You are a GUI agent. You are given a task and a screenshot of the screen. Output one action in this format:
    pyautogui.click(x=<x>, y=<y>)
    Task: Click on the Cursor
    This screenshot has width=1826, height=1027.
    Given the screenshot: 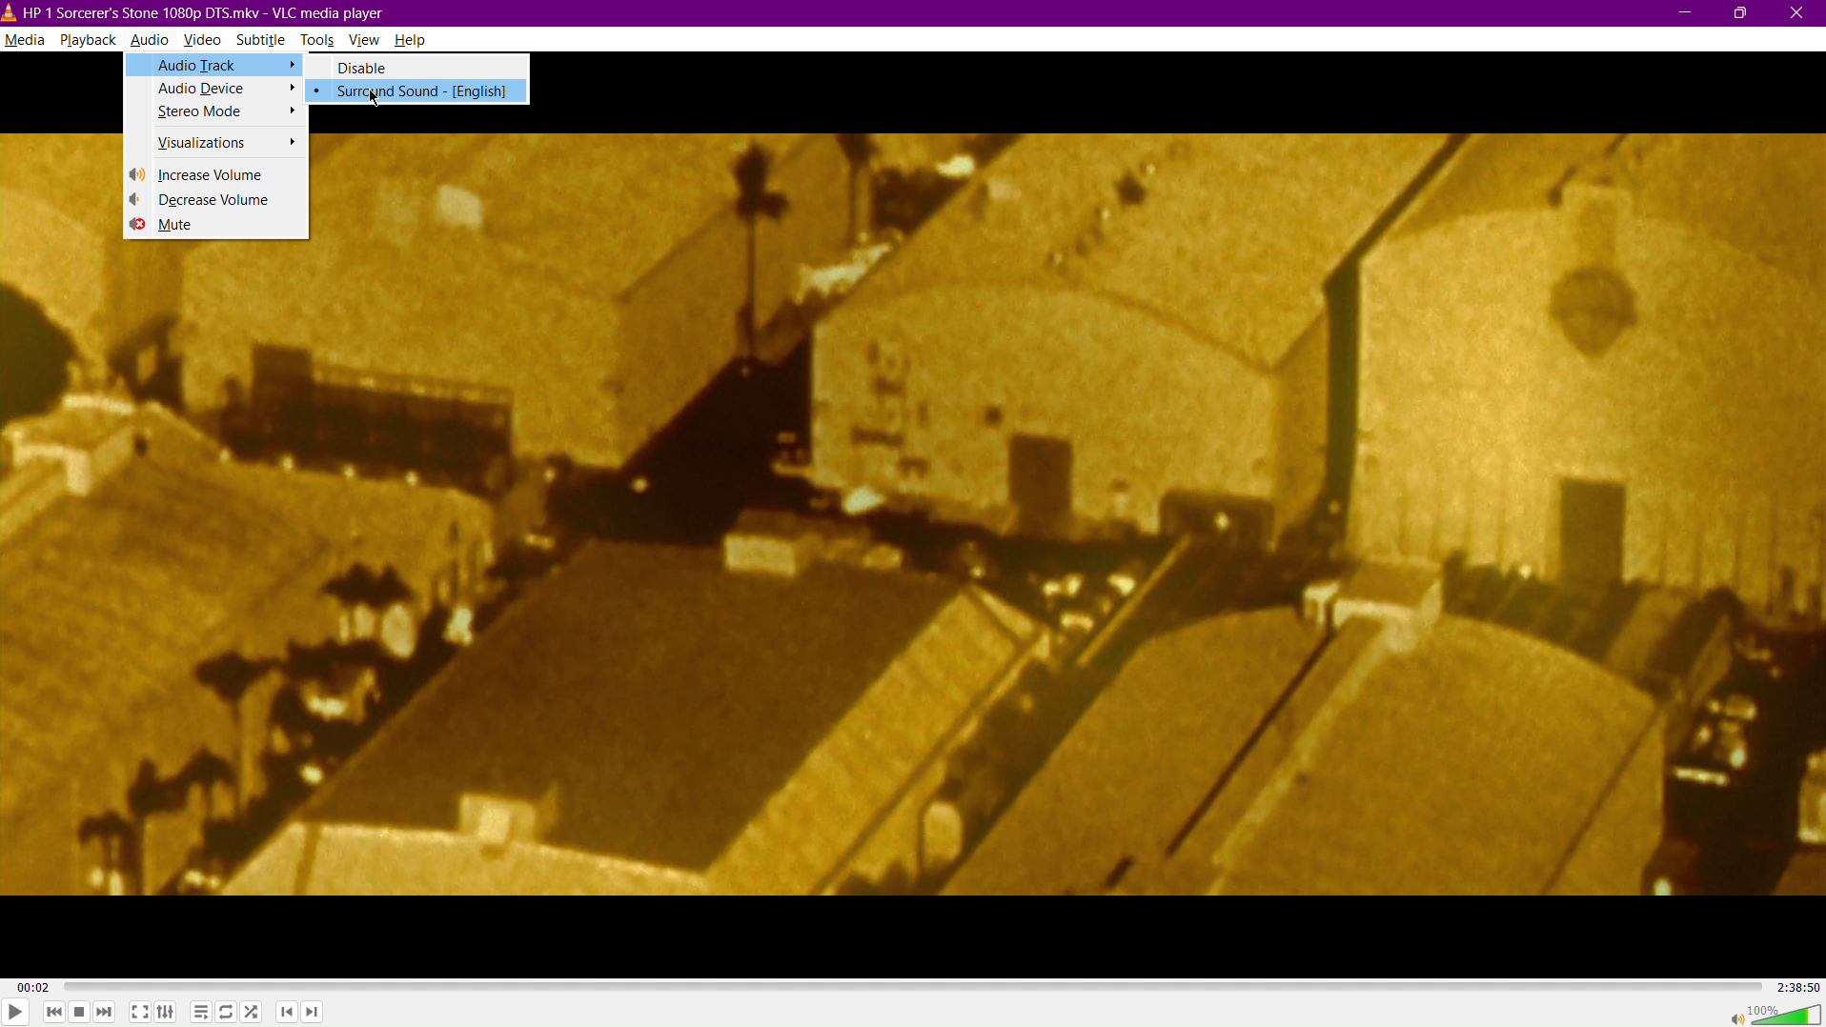 What is the action you would take?
    pyautogui.click(x=371, y=96)
    